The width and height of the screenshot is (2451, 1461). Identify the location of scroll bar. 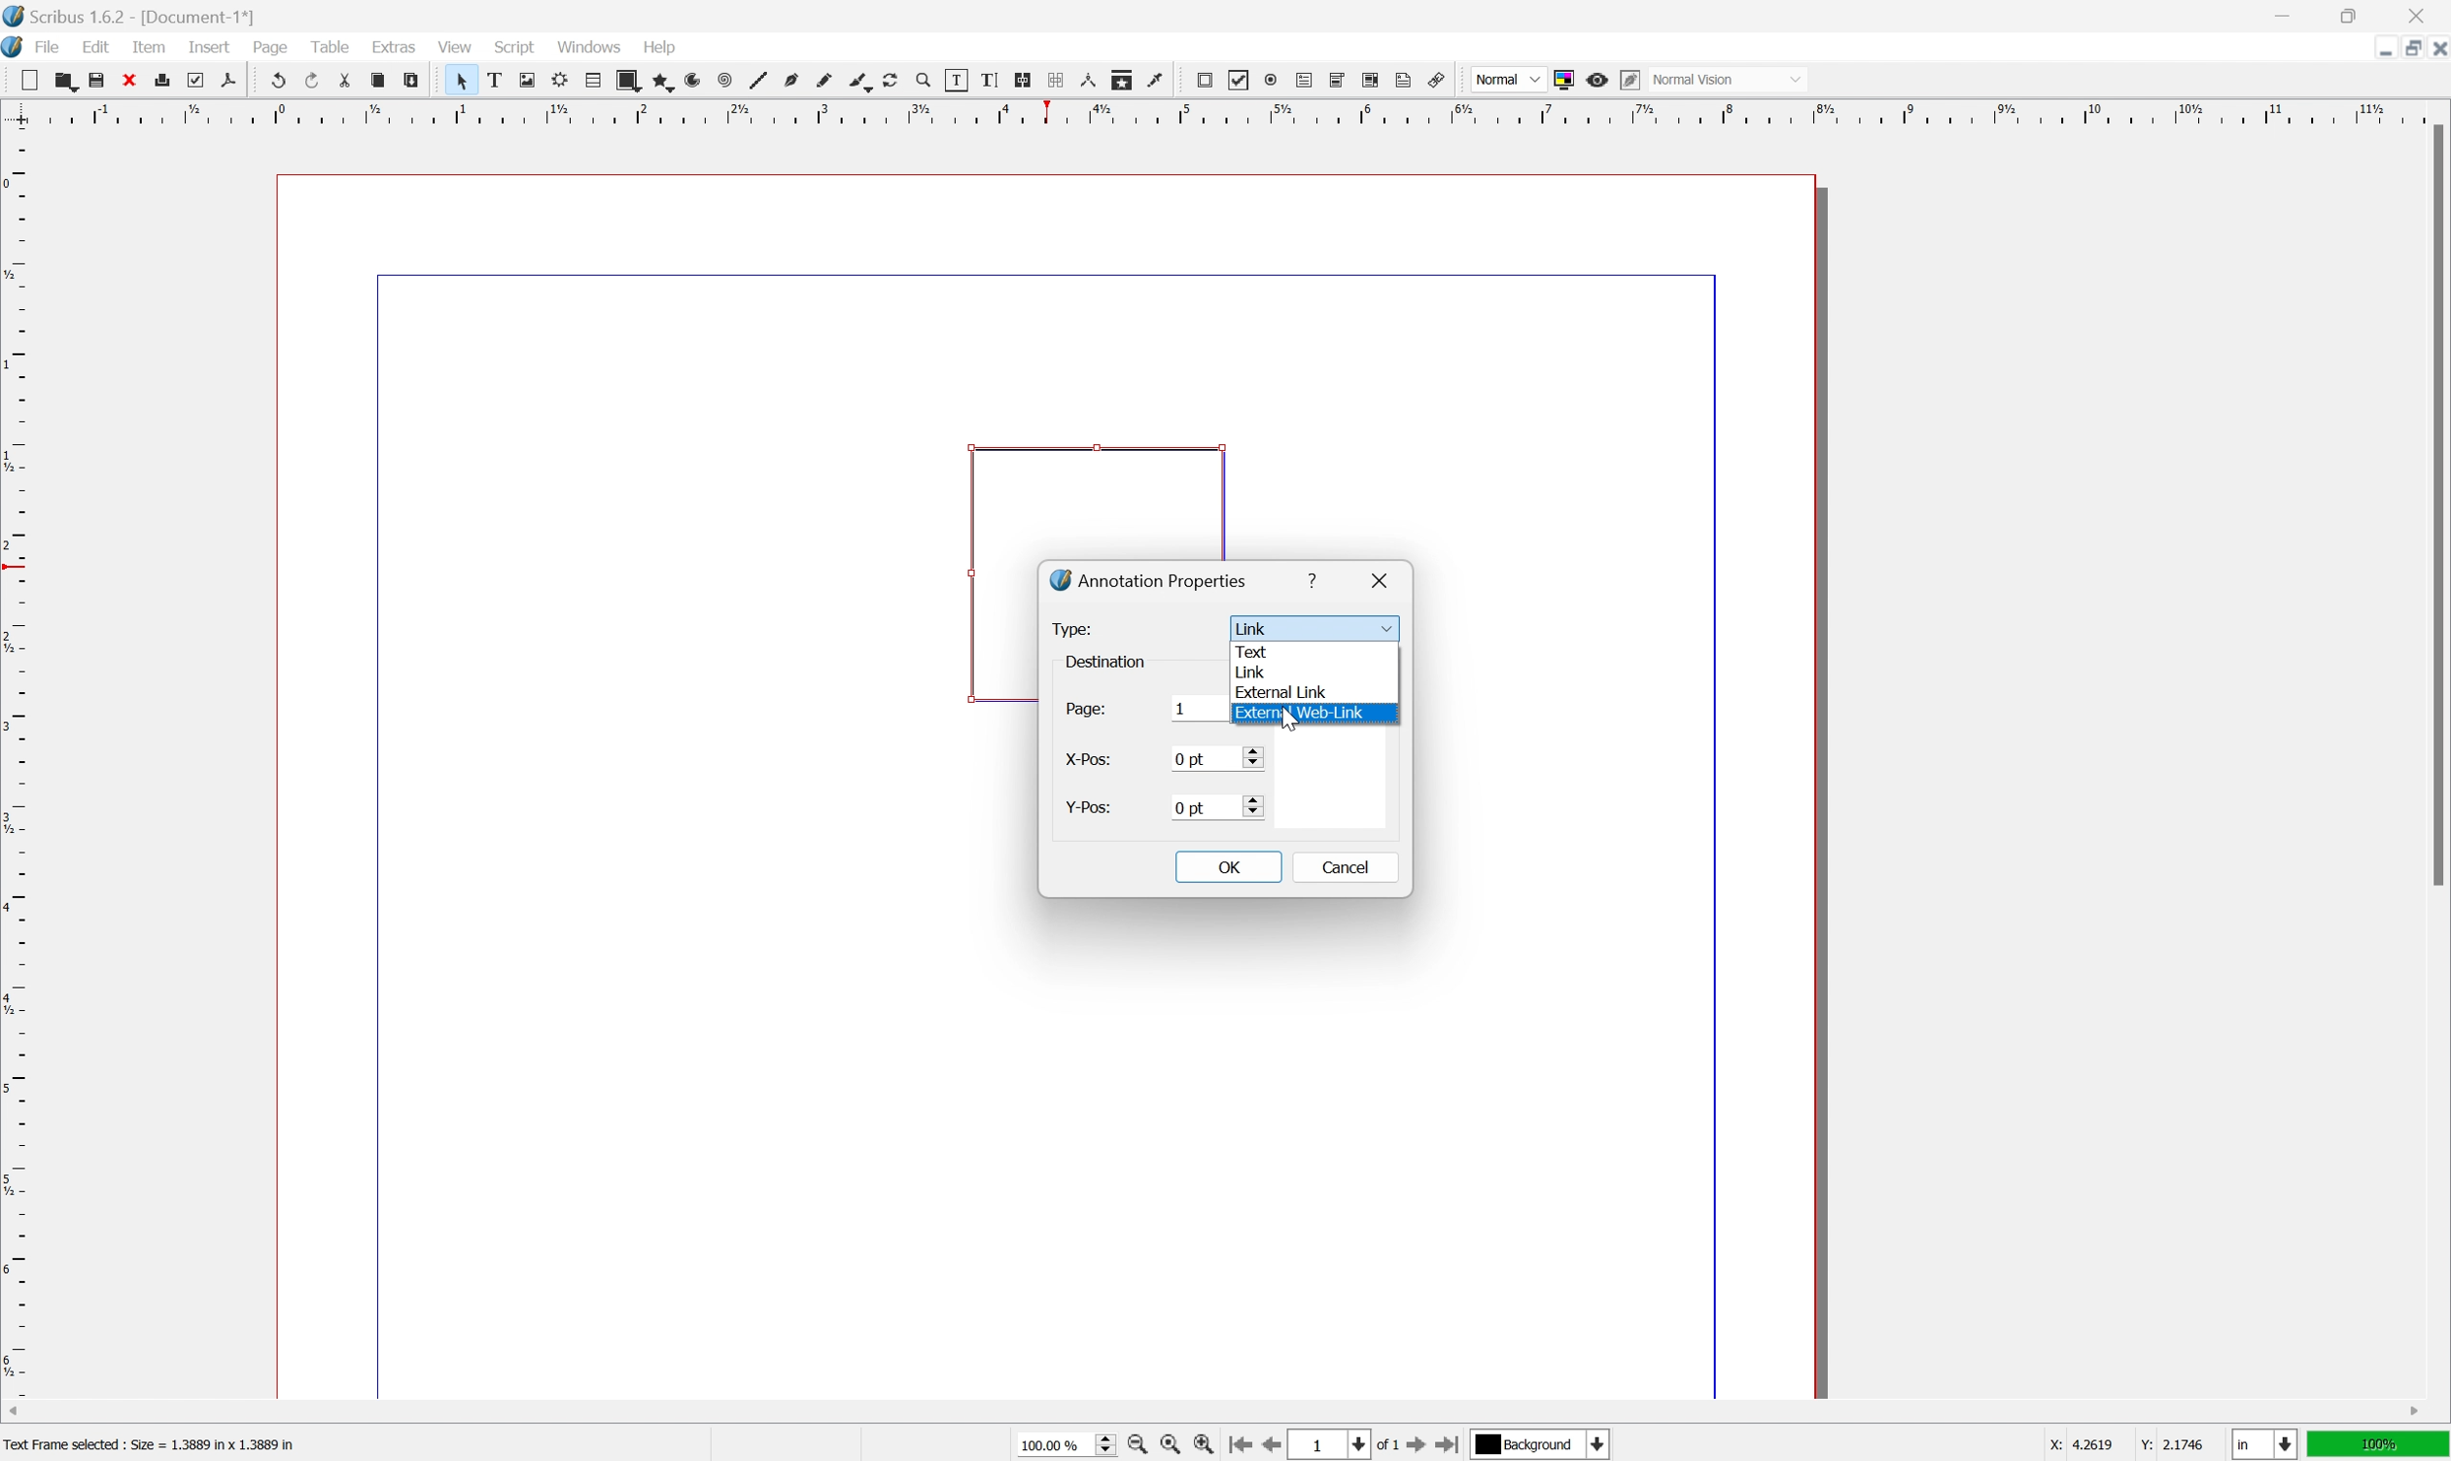
(2435, 504).